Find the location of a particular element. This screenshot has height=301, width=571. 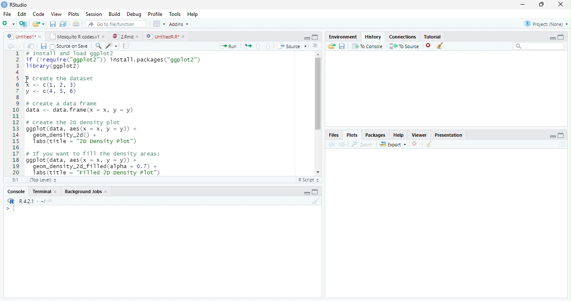

Project: (None) is located at coordinates (546, 24).